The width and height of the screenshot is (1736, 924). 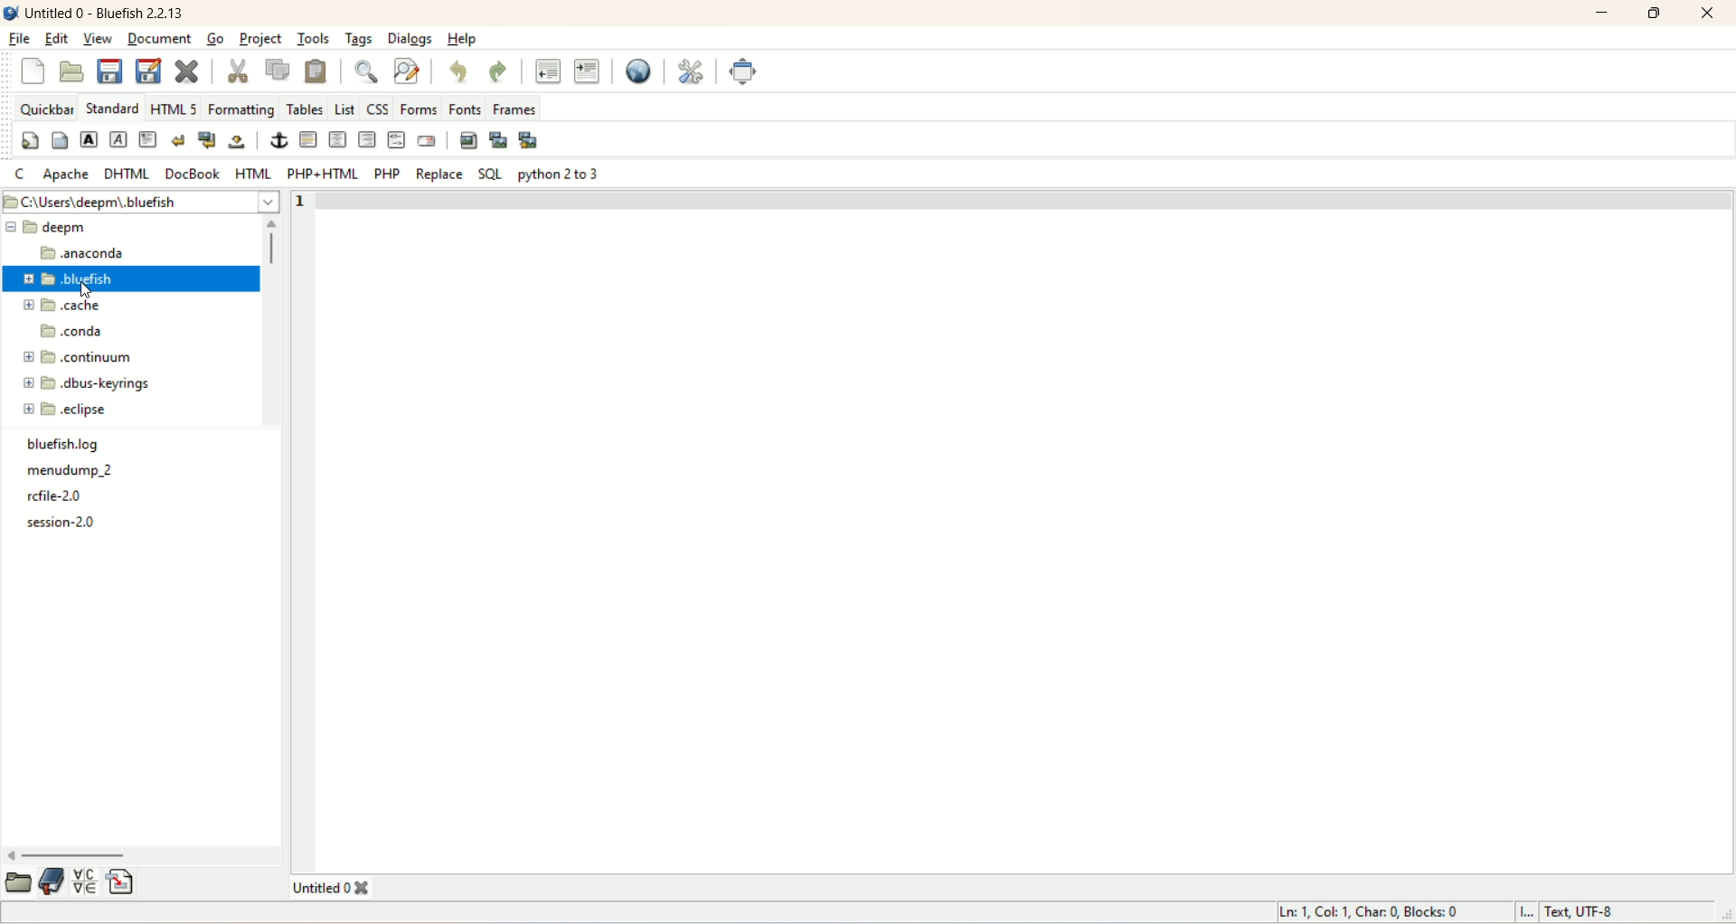 What do you see at coordinates (429, 142) in the screenshot?
I see `email` at bounding box center [429, 142].